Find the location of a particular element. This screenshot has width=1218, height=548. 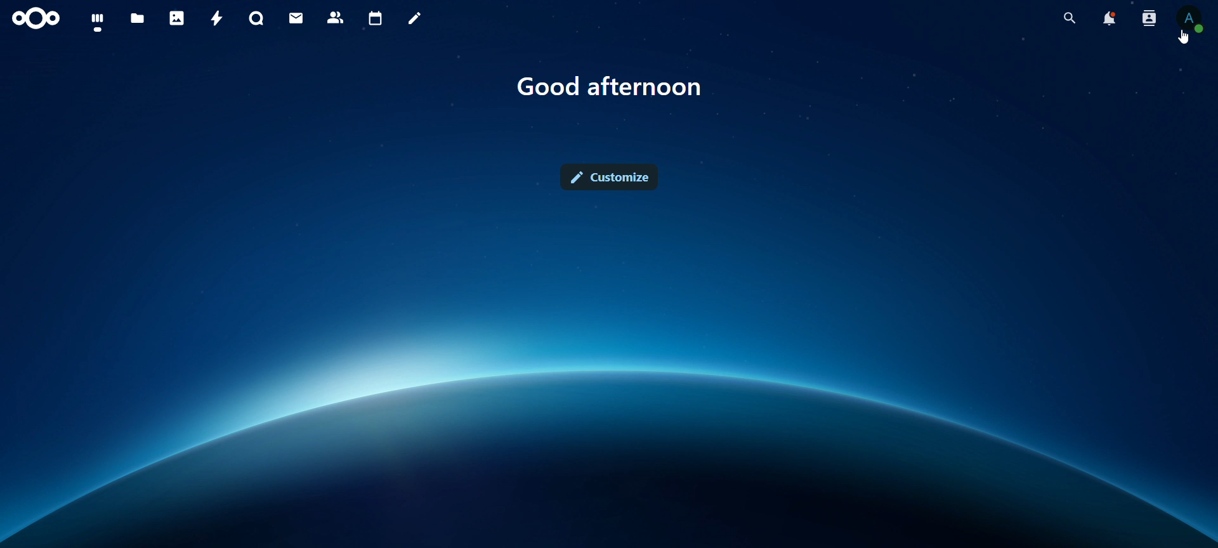

talk is located at coordinates (256, 17).